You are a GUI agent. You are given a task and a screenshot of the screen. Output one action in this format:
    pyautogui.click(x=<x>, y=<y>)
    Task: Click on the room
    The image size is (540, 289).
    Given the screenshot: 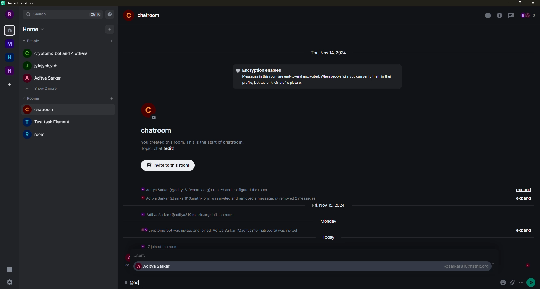 What is the action you would take?
    pyautogui.click(x=157, y=131)
    